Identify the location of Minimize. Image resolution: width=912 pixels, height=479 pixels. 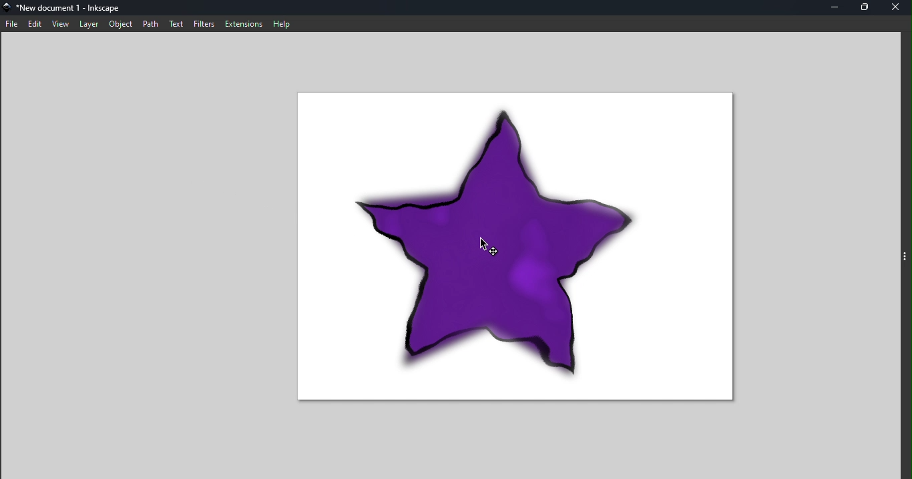
(833, 7).